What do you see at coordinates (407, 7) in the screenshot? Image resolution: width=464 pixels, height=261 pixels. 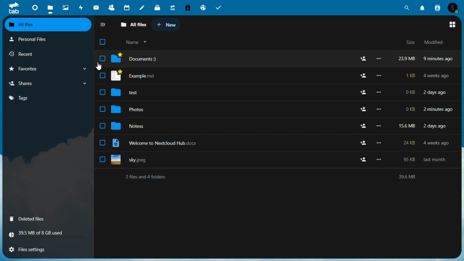 I see `search` at bounding box center [407, 7].